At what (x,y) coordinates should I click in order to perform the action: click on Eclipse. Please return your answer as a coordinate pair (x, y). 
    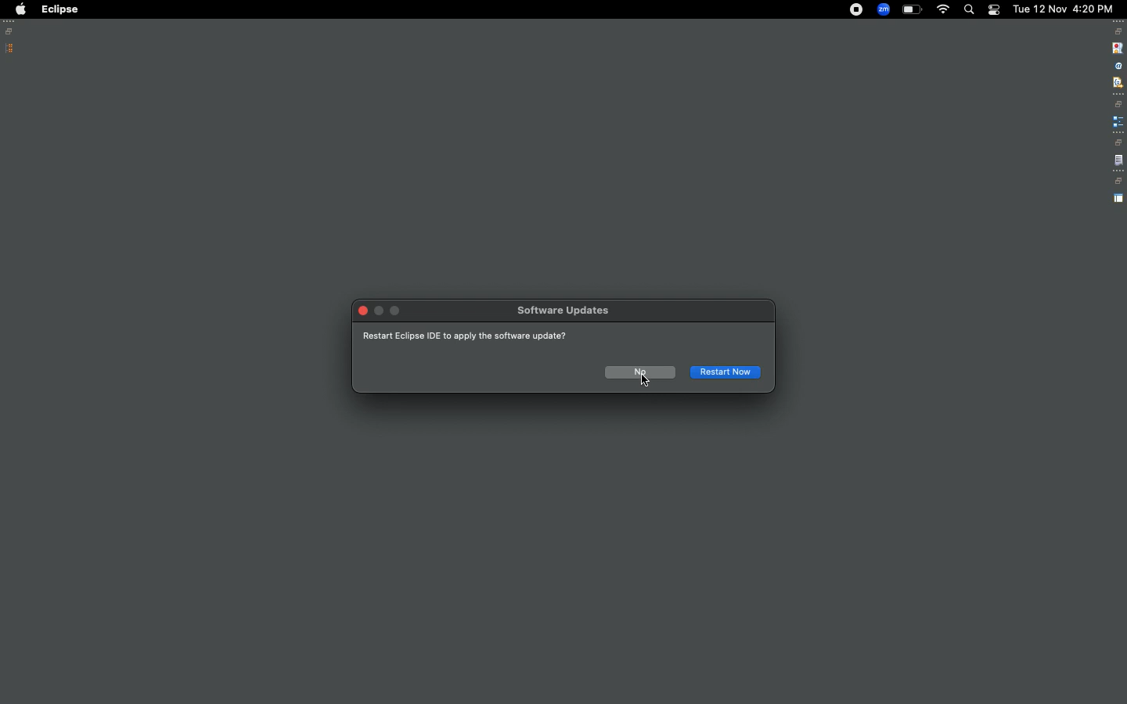
    Looking at the image, I should click on (59, 9).